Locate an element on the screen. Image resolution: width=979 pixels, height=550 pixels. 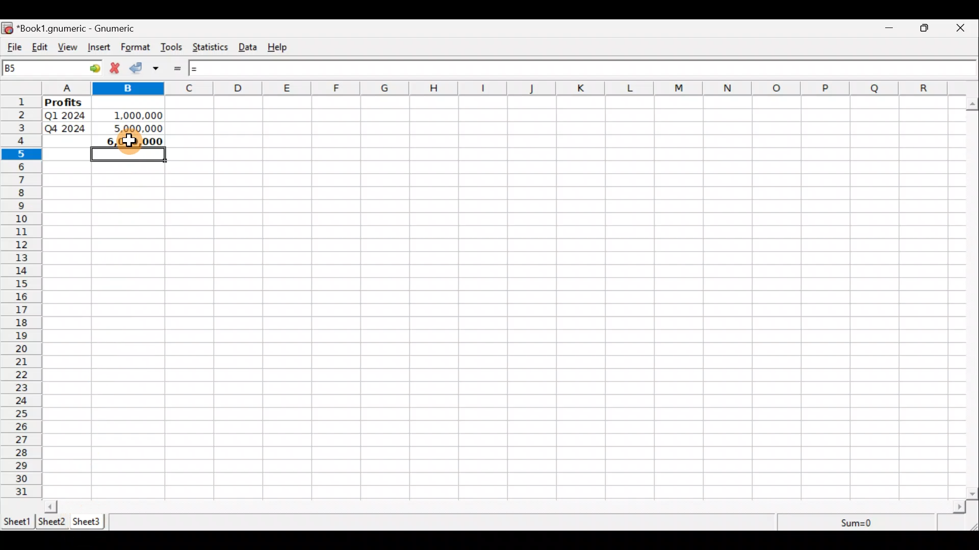
scroll up is located at coordinates (973, 104).